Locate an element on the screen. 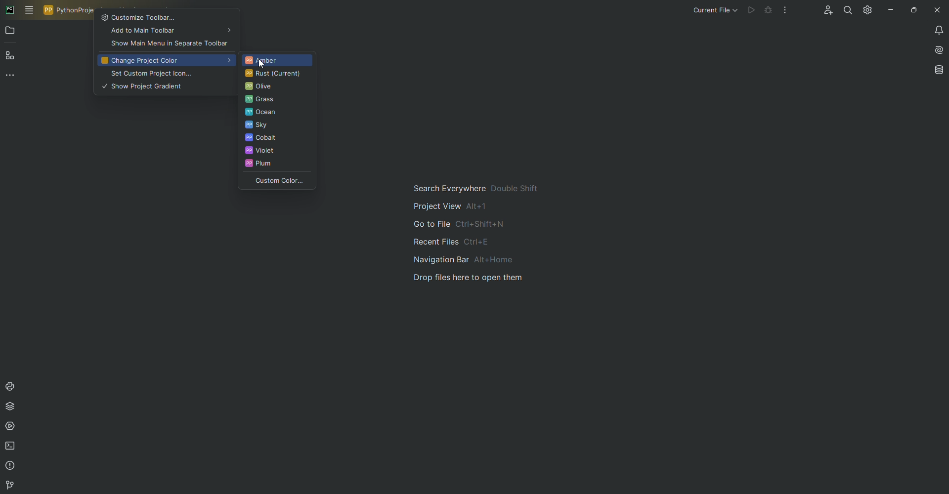 The height and width of the screenshot is (494, 949). Rust is located at coordinates (274, 74).